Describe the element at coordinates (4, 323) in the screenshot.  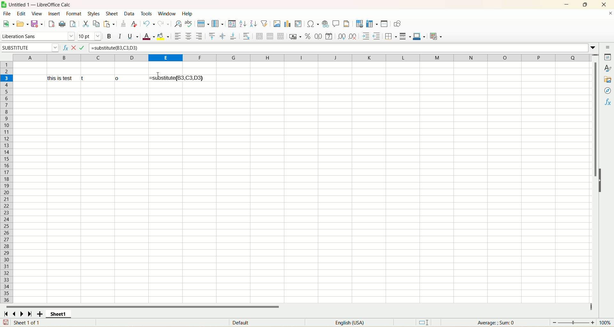
I see `save` at that location.